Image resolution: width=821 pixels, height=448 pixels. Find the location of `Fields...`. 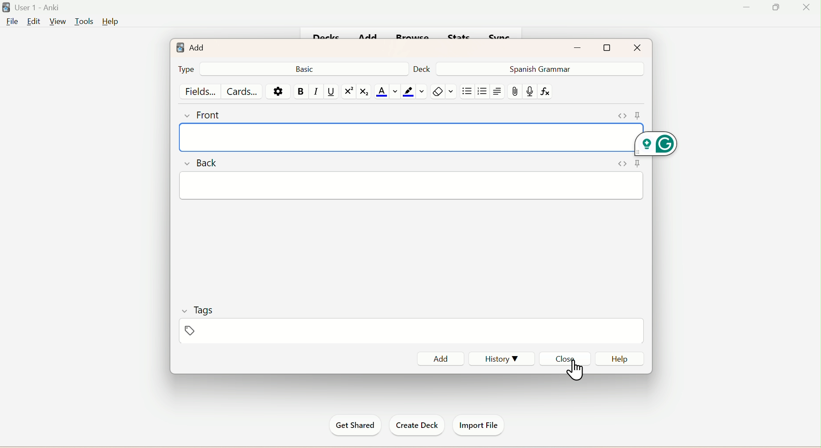

Fields... is located at coordinates (201, 91).